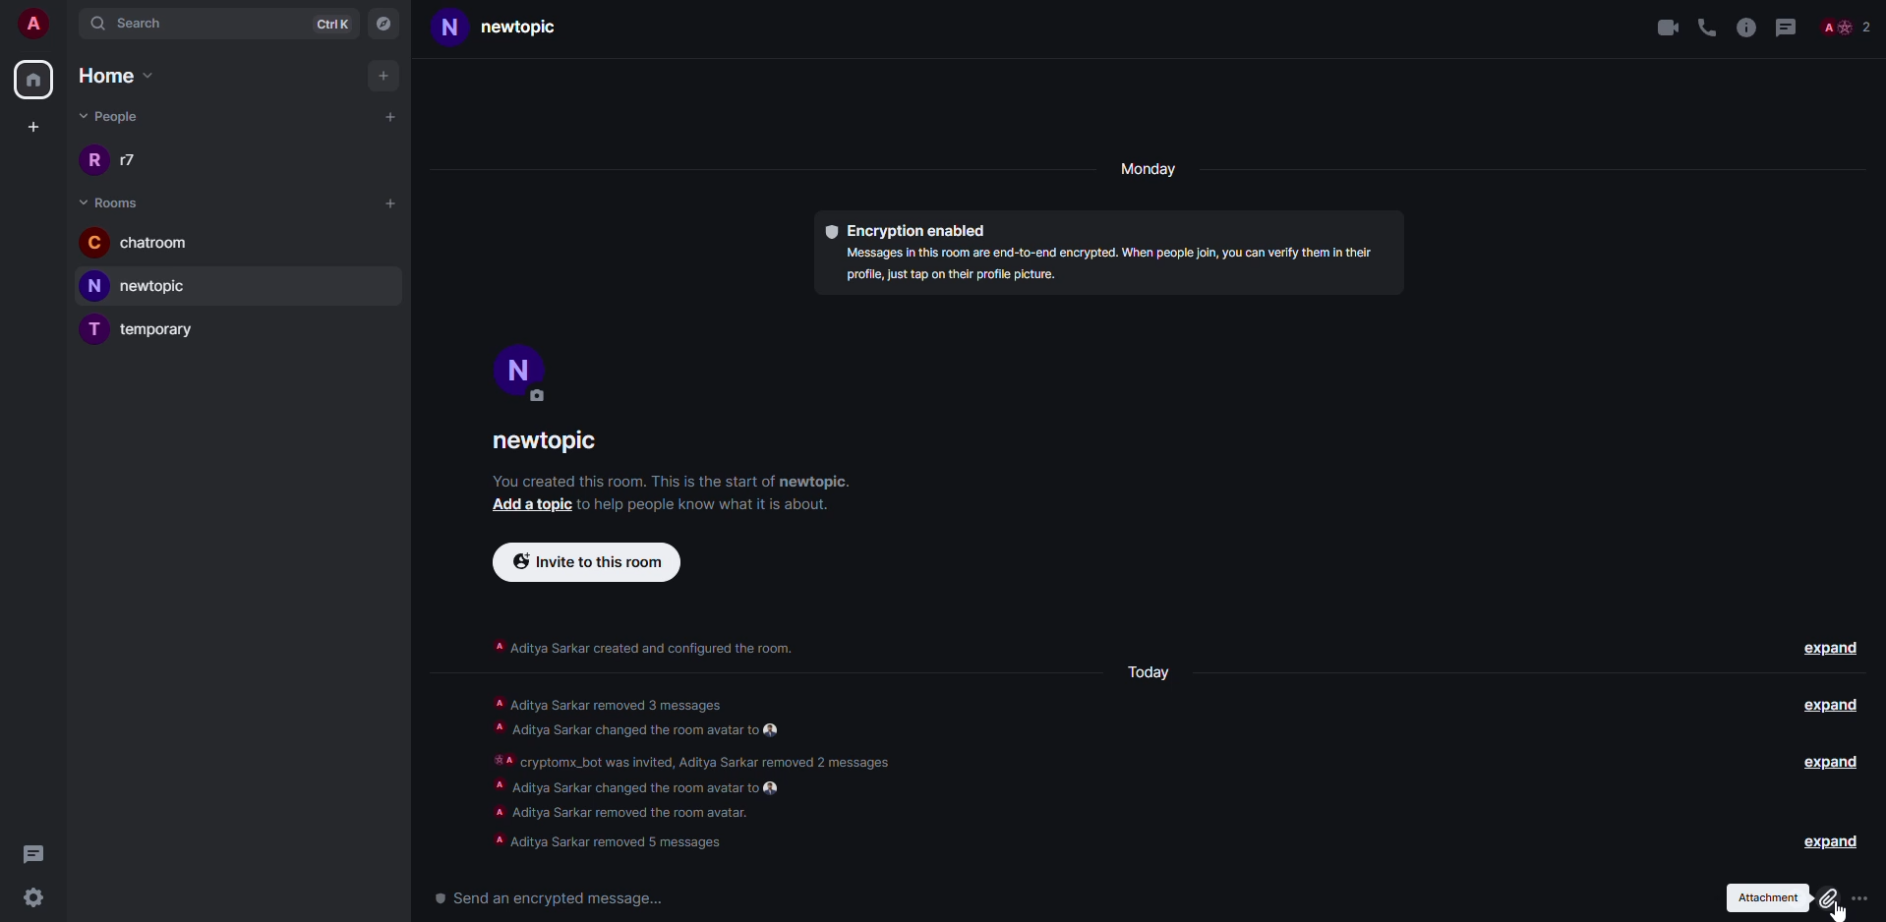  What do you see at coordinates (152, 329) in the screenshot?
I see `room` at bounding box center [152, 329].